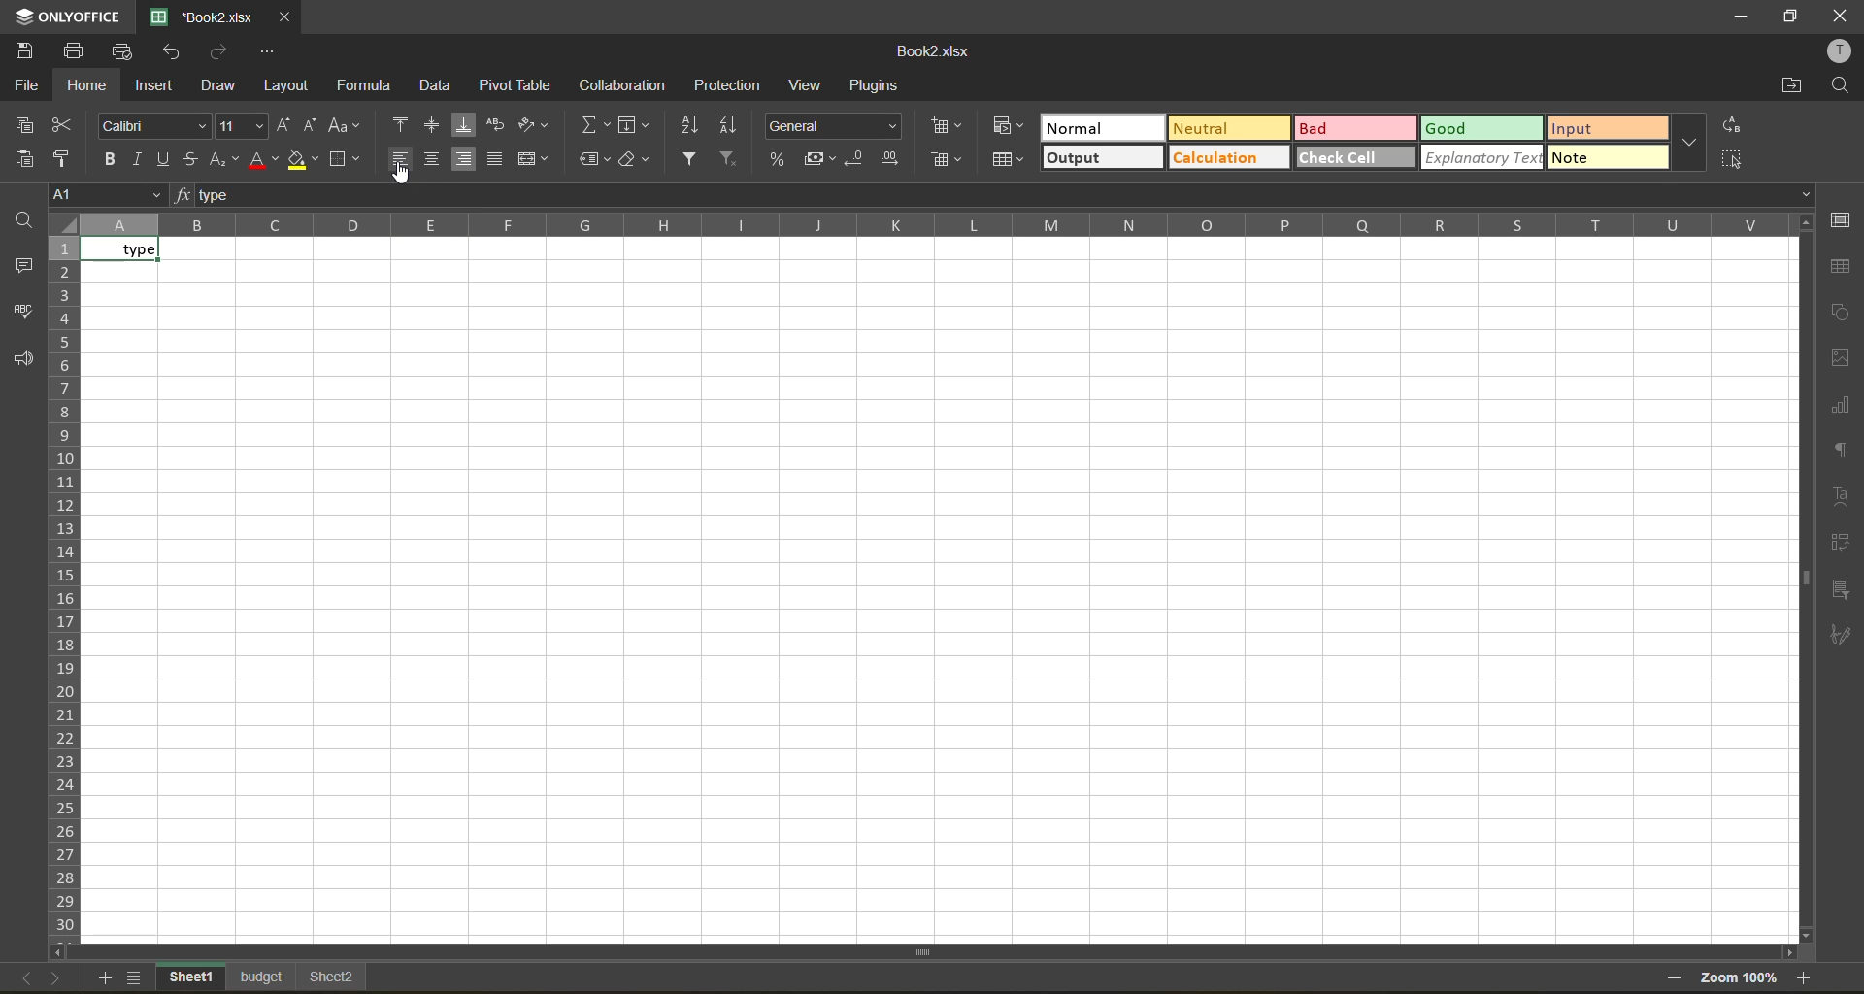 The image size is (1864, 994). What do you see at coordinates (155, 83) in the screenshot?
I see `insert` at bounding box center [155, 83].